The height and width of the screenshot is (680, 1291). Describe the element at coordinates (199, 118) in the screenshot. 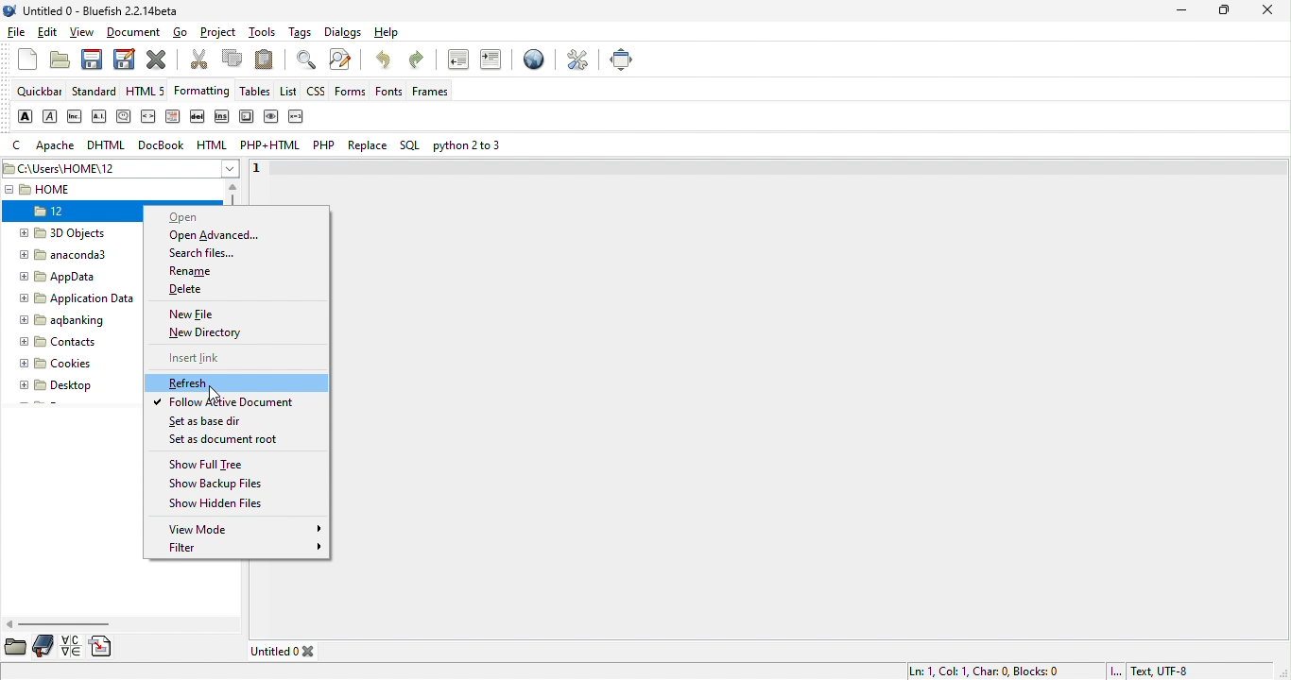

I see `delete` at that location.